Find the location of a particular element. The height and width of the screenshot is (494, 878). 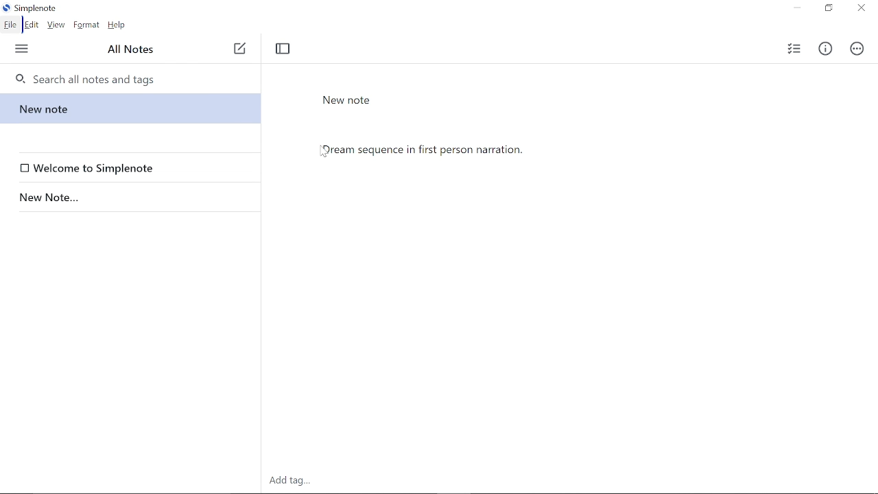

Minimize is located at coordinates (797, 8).